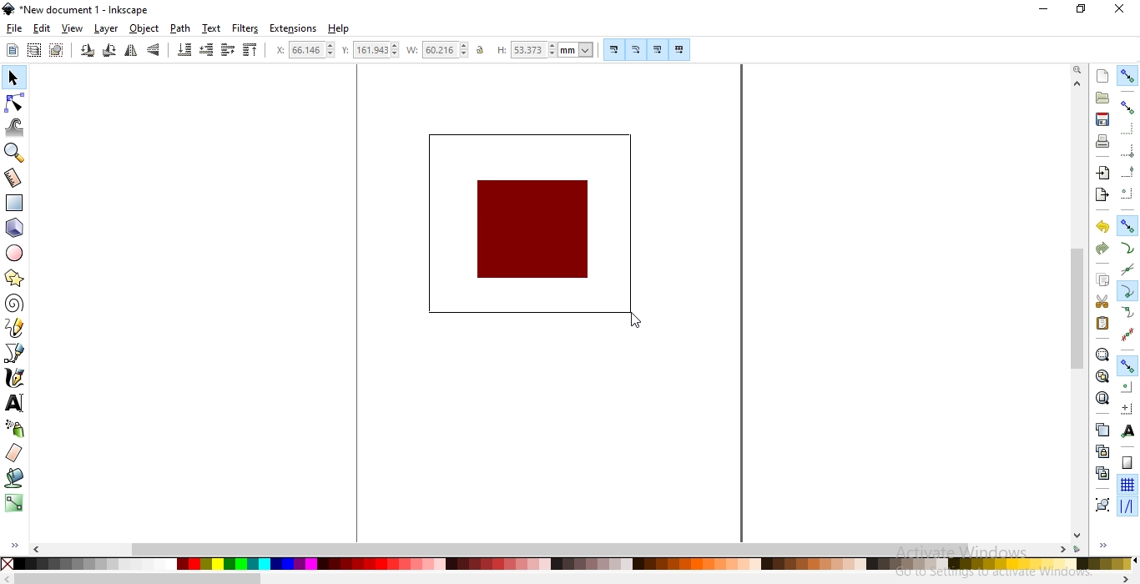 The width and height of the screenshot is (1140, 584). Describe the element at coordinates (139, 578) in the screenshot. I see `` at that location.